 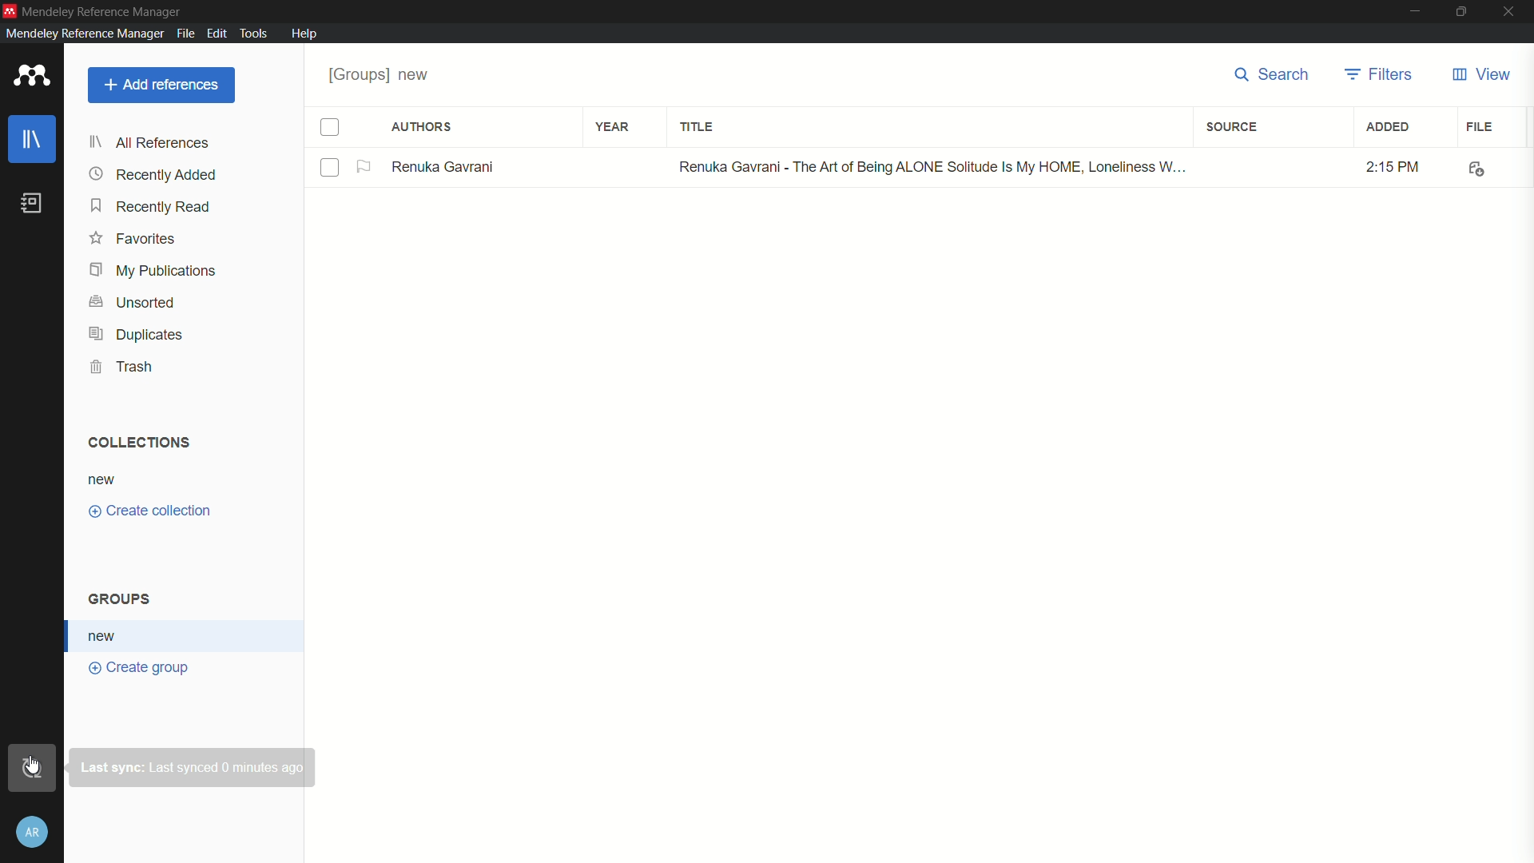 What do you see at coordinates (1381, 77) in the screenshot?
I see `filters` at bounding box center [1381, 77].